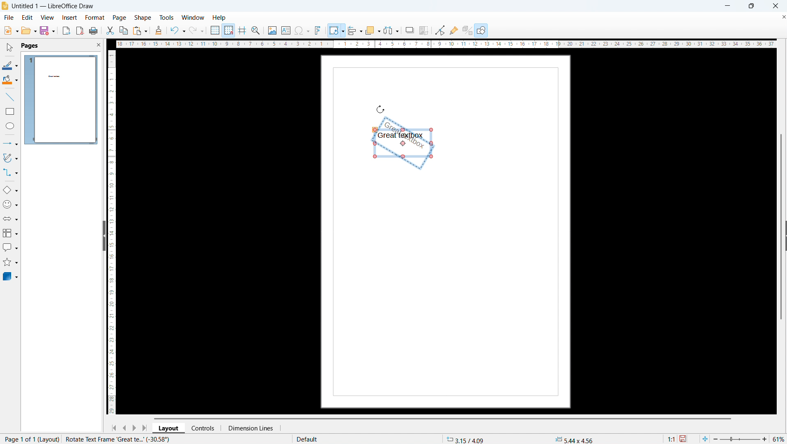 Image resolution: width=787 pixels, height=444 pixels. What do you see at coordinates (575, 439) in the screenshot?
I see `object dimension` at bounding box center [575, 439].